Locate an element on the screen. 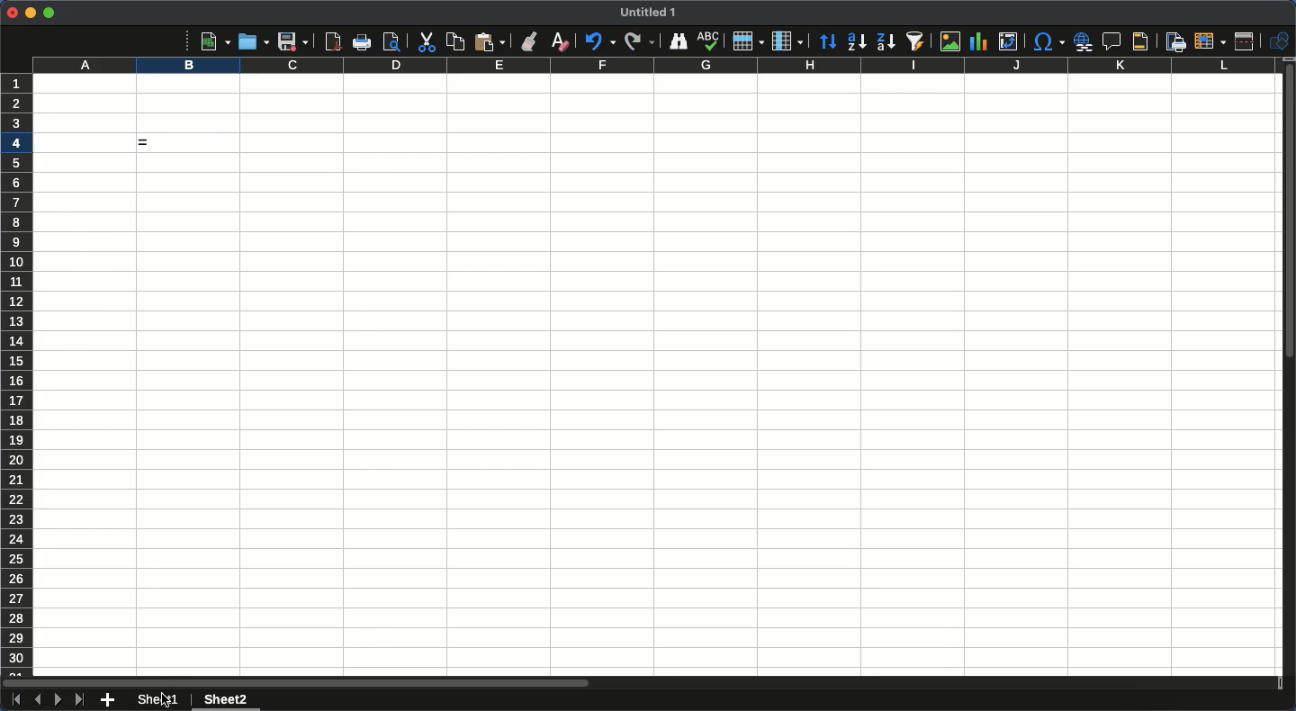 The width and height of the screenshot is (1296, 711). Undo is located at coordinates (598, 40).